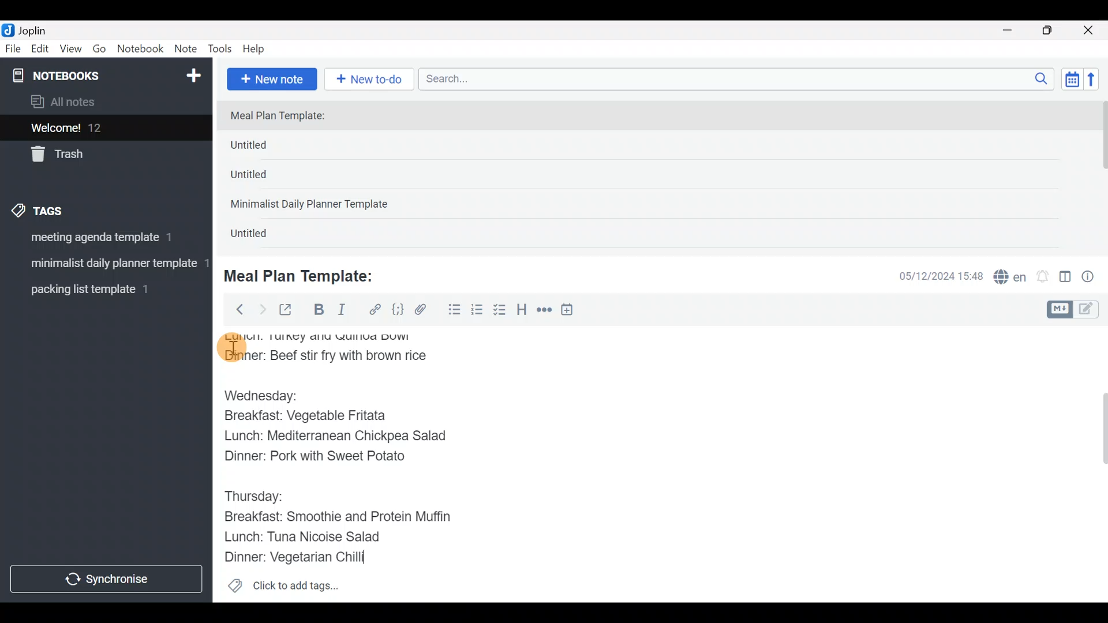 The height and width of the screenshot is (623, 1108). Describe the element at coordinates (1014, 29) in the screenshot. I see `Minimize` at that location.